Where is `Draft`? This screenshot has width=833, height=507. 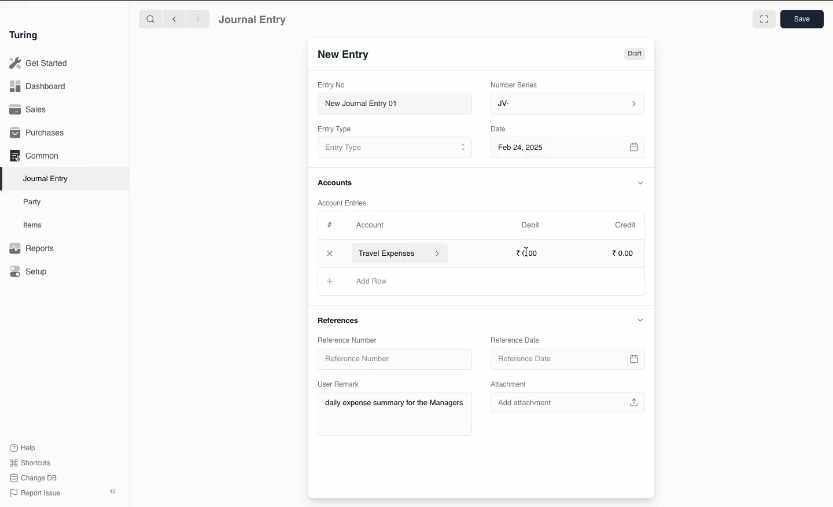 Draft is located at coordinates (635, 54).